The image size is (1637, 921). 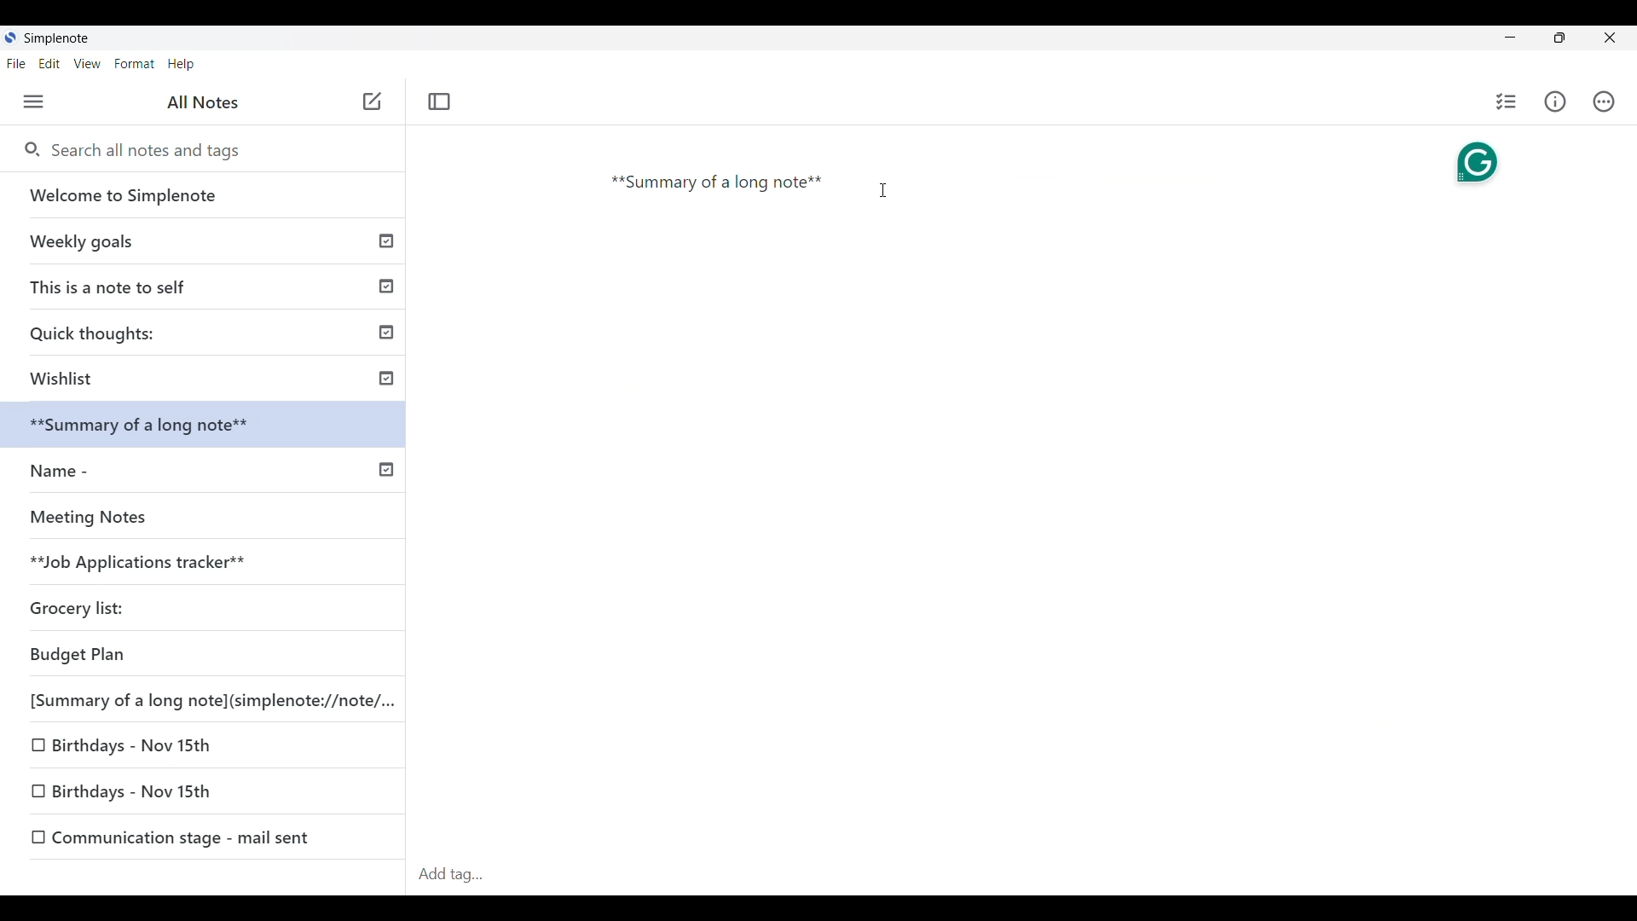 What do you see at coordinates (49, 64) in the screenshot?
I see `Edit ` at bounding box center [49, 64].